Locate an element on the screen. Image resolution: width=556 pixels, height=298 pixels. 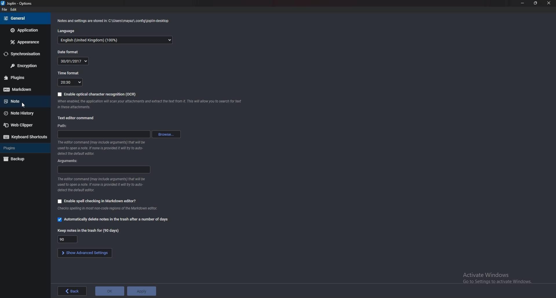
Activate windows pop up is located at coordinates (498, 279).